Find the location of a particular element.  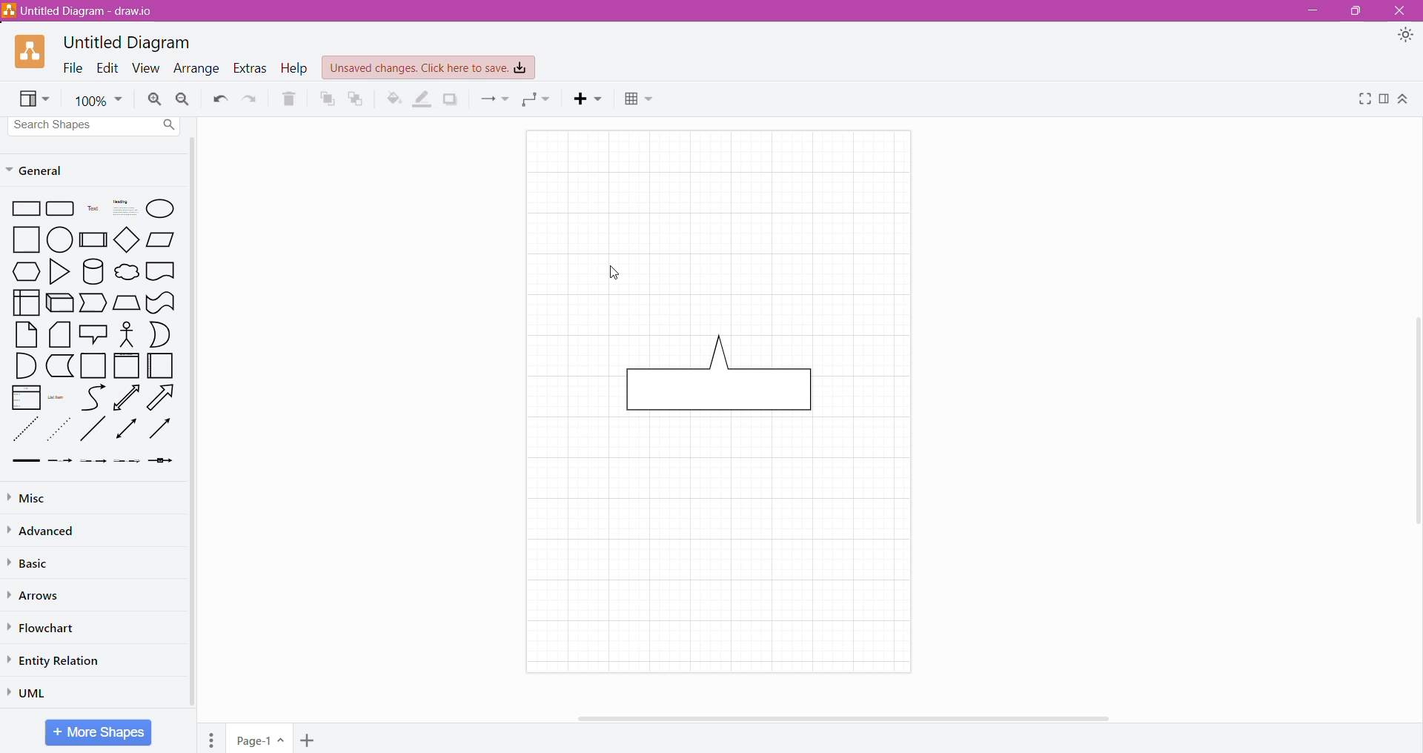

Minimize is located at coordinates (1310, 11).